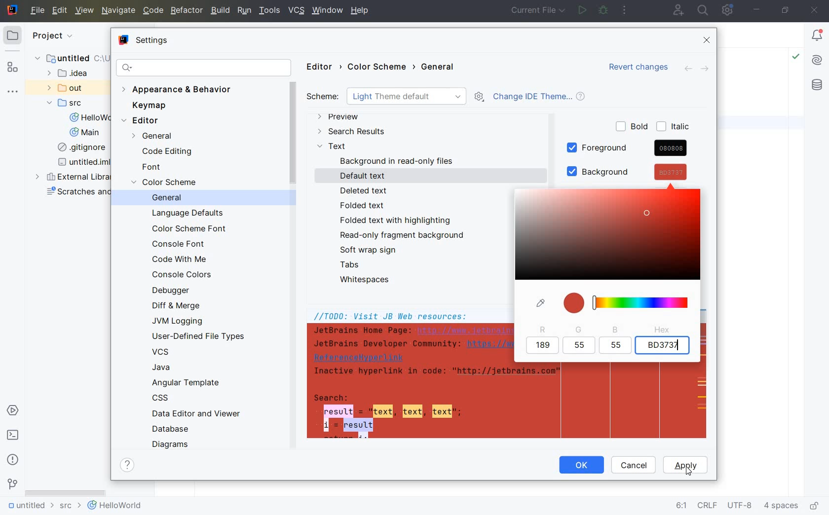  What do you see at coordinates (163, 399) in the screenshot?
I see `CSS` at bounding box center [163, 399].